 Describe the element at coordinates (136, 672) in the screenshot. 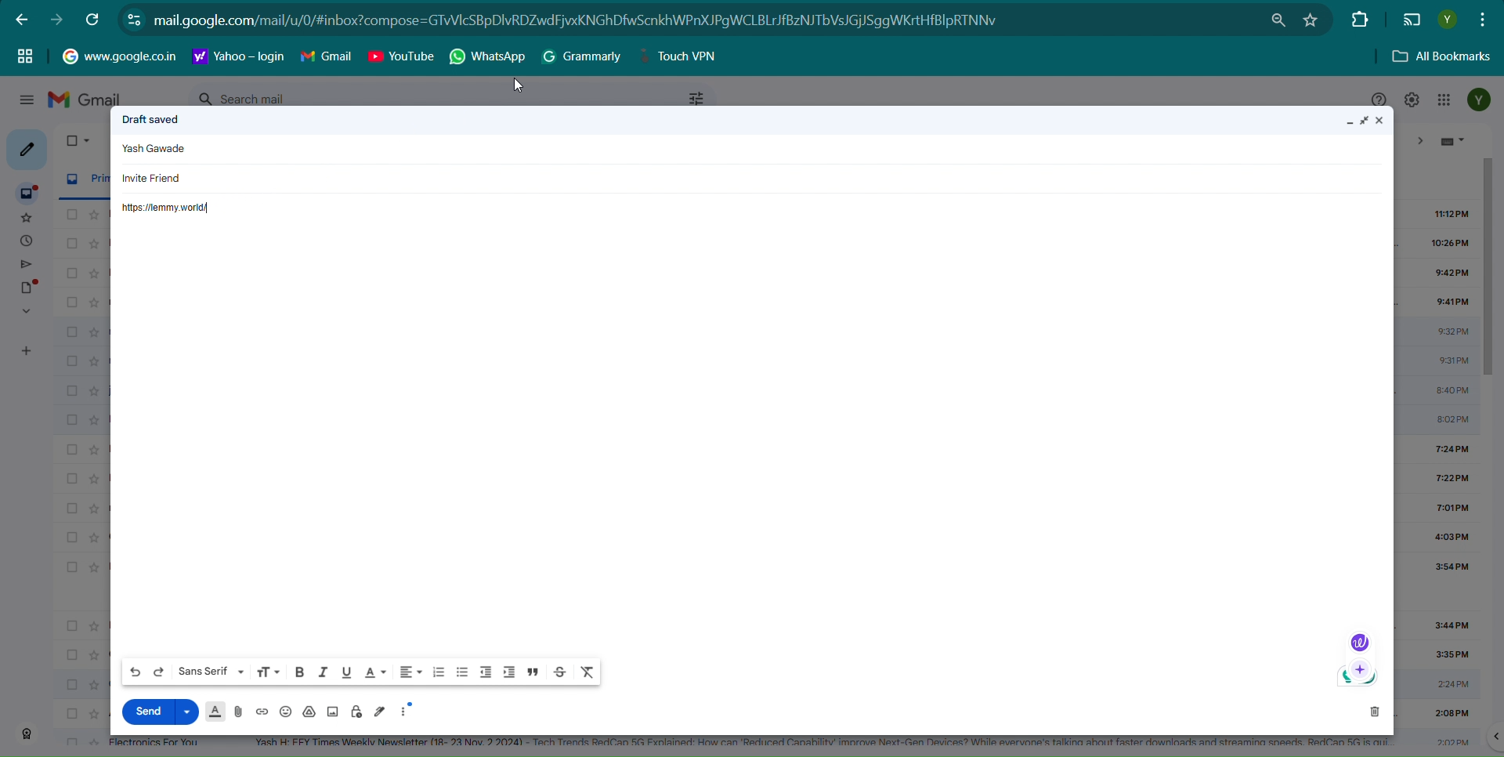

I see `Undo` at that location.